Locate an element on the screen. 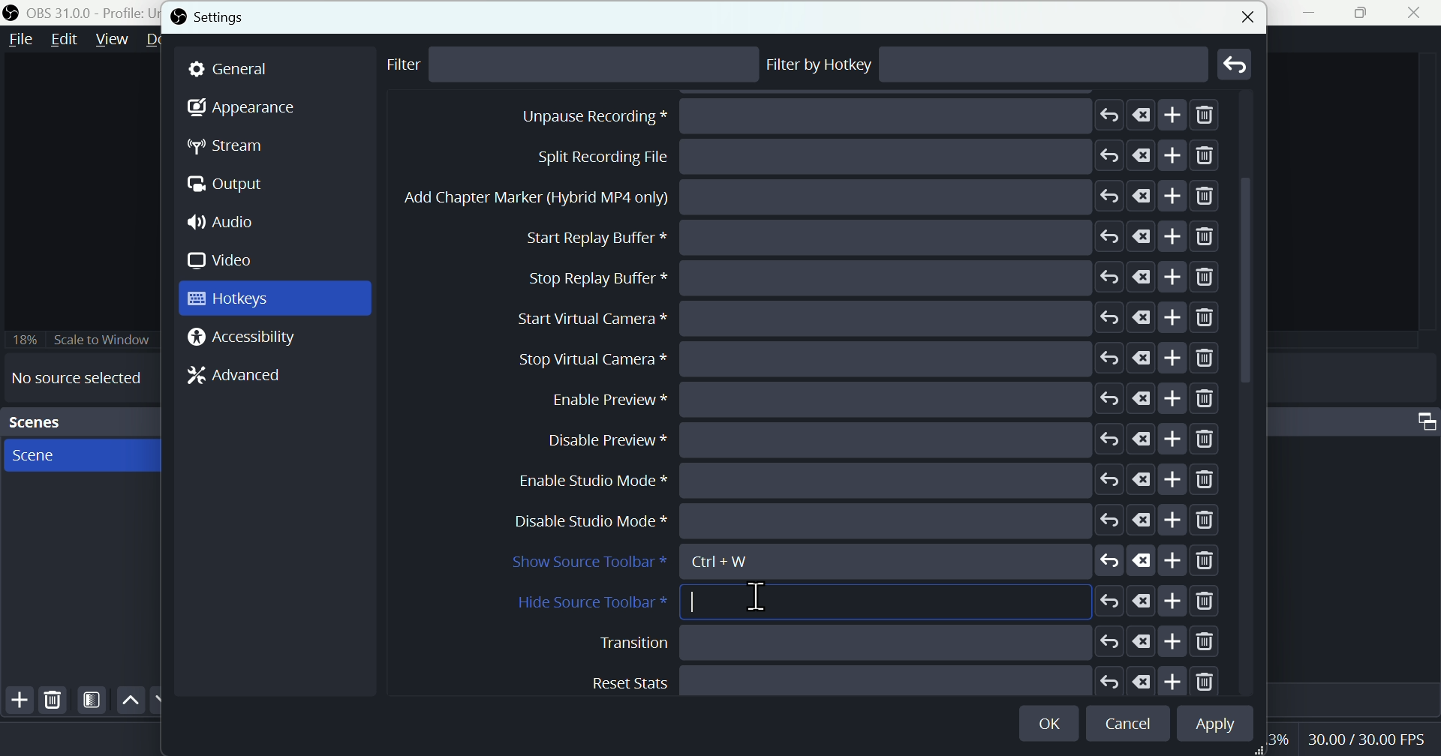  Stream is located at coordinates (238, 146).